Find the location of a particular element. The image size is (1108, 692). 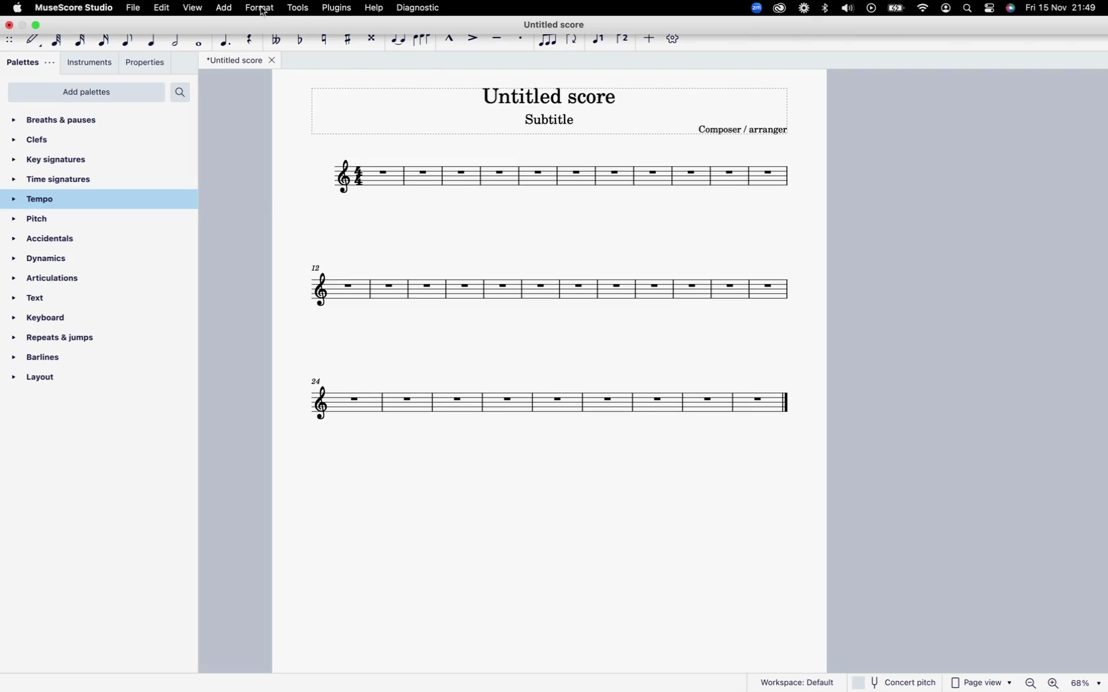

score title is located at coordinates (557, 22).